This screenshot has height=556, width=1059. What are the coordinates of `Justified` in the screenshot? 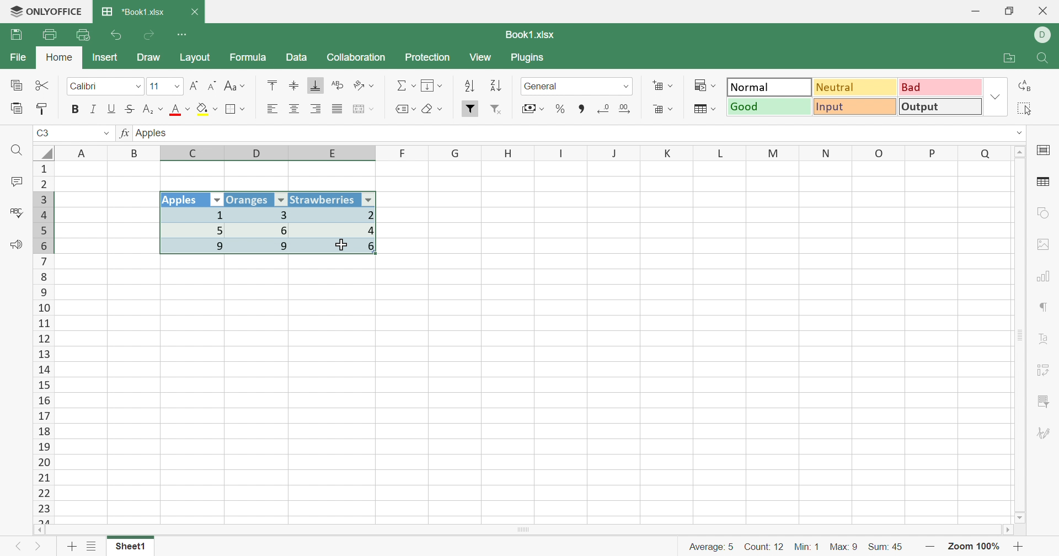 It's located at (336, 109).